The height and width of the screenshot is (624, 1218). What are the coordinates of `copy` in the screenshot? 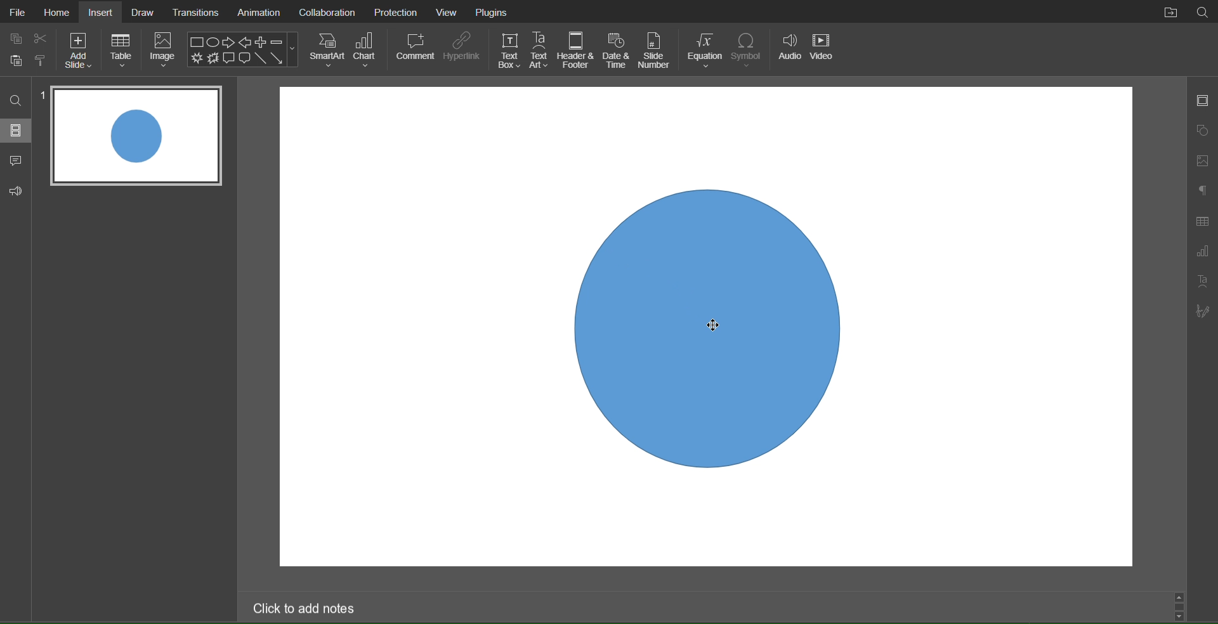 It's located at (15, 39).